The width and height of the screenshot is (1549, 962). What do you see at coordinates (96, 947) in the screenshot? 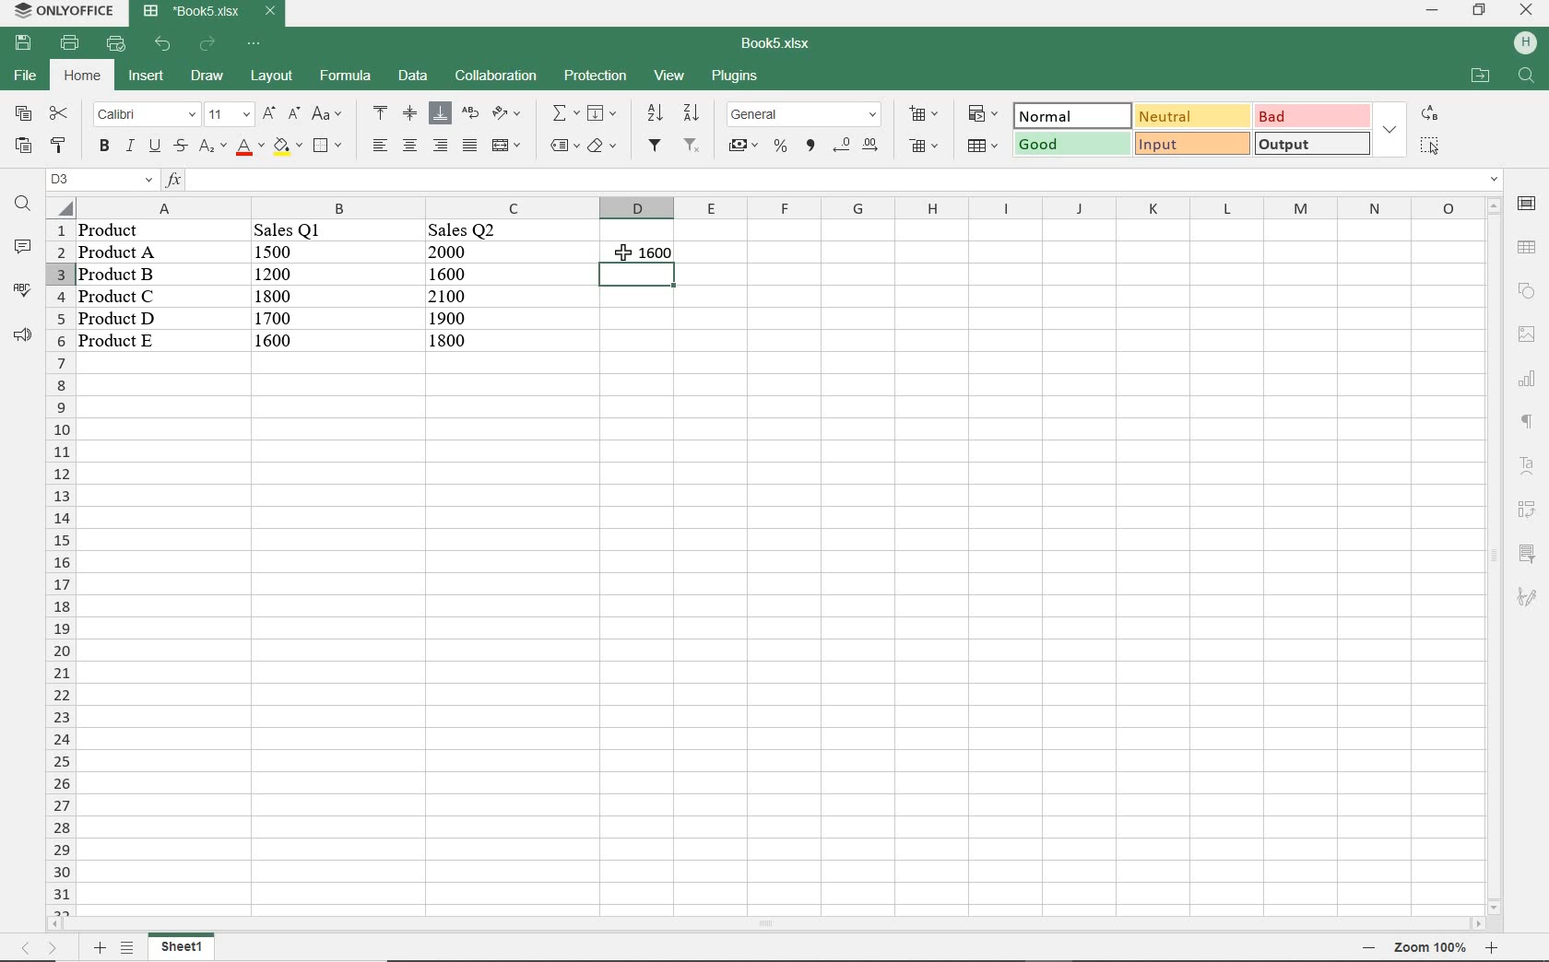
I see `add sheets` at bounding box center [96, 947].